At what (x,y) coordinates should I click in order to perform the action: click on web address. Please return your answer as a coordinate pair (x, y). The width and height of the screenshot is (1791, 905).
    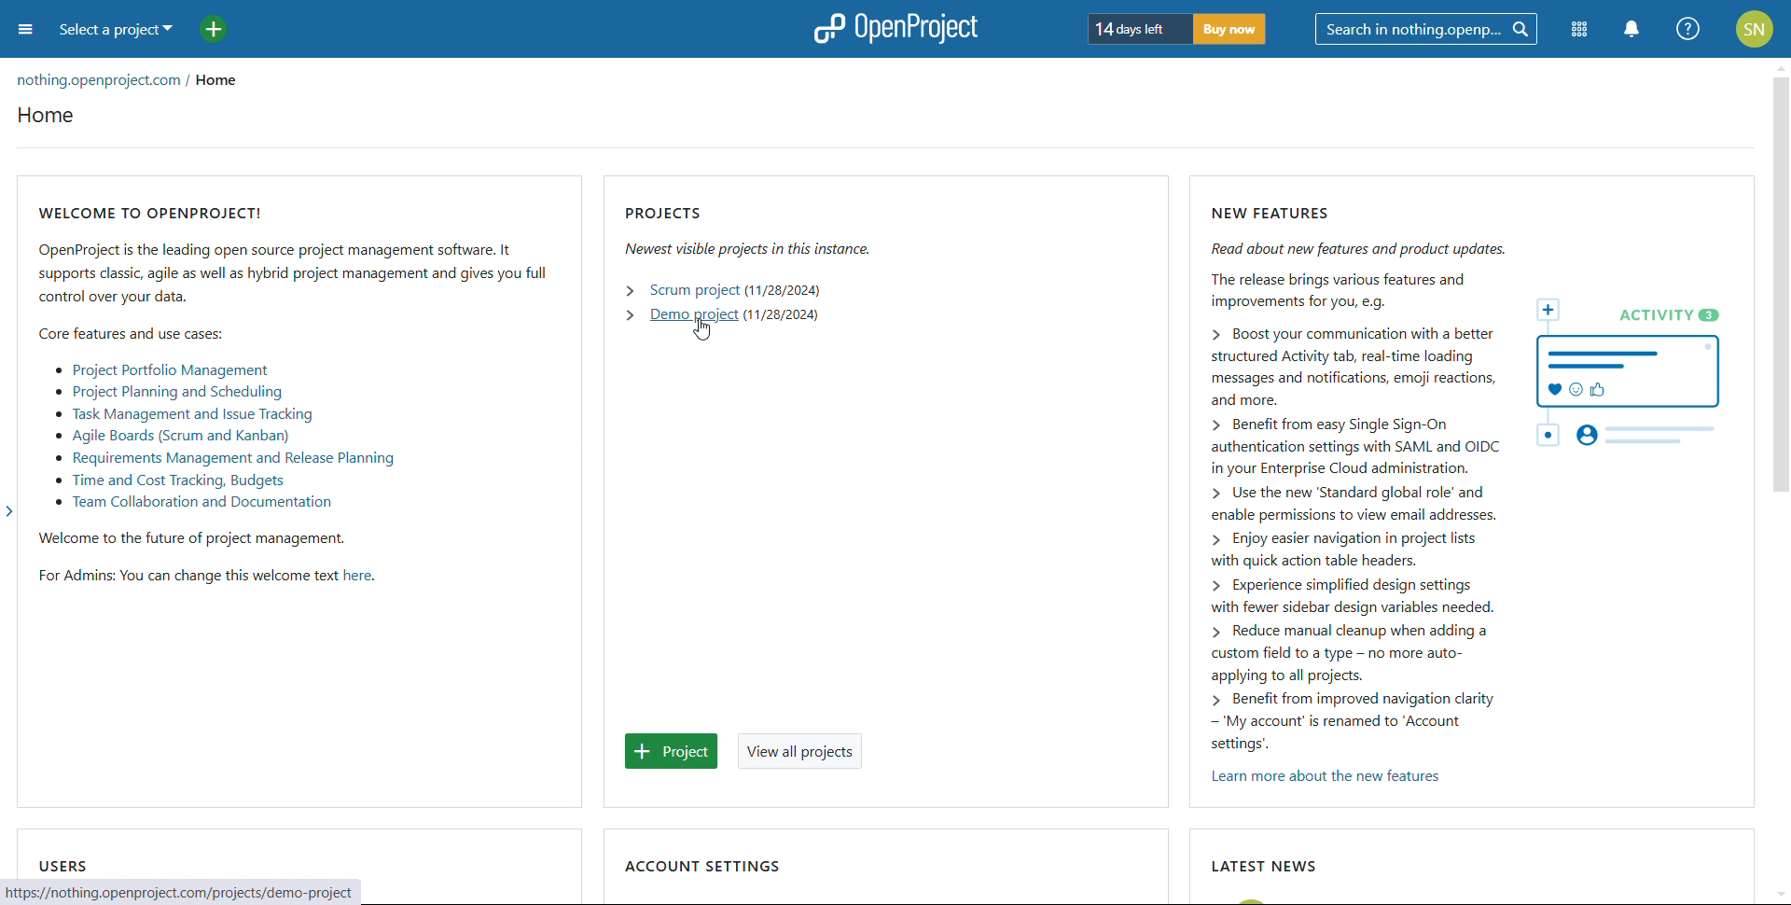
    Looking at the image, I should click on (186, 893).